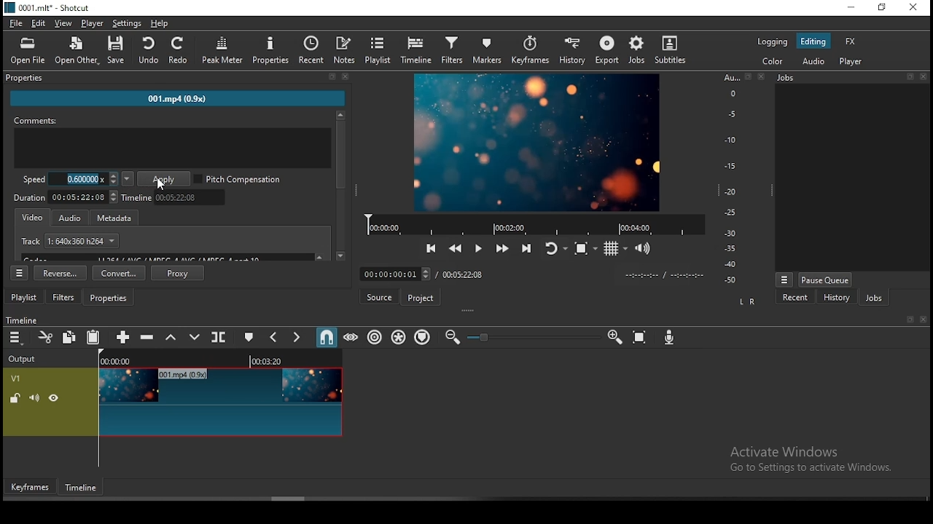 The width and height of the screenshot is (933, 524). I want to click on zoom in or zoom out slider, so click(530, 336).